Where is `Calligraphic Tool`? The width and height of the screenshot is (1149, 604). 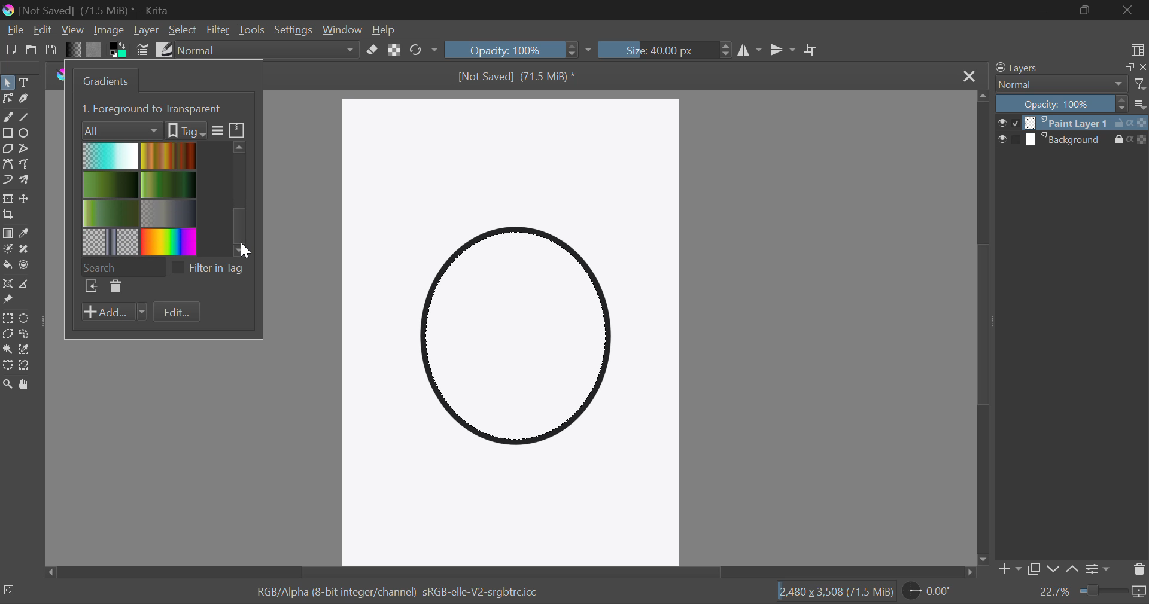 Calligraphic Tool is located at coordinates (26, 101).